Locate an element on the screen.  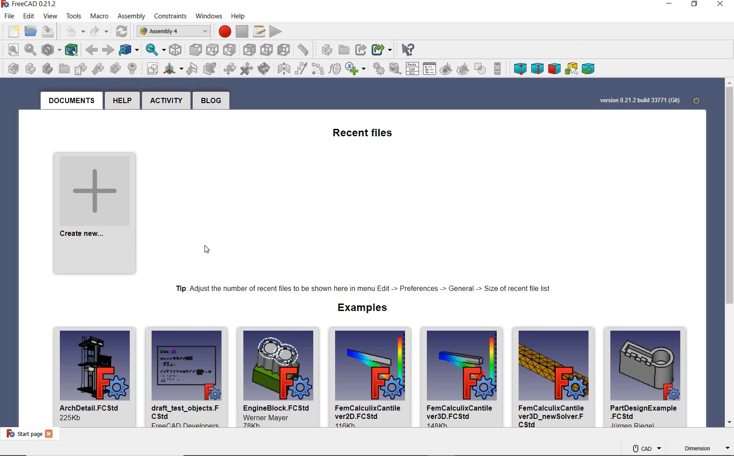
new sketch is located at coordinates (151, 69).